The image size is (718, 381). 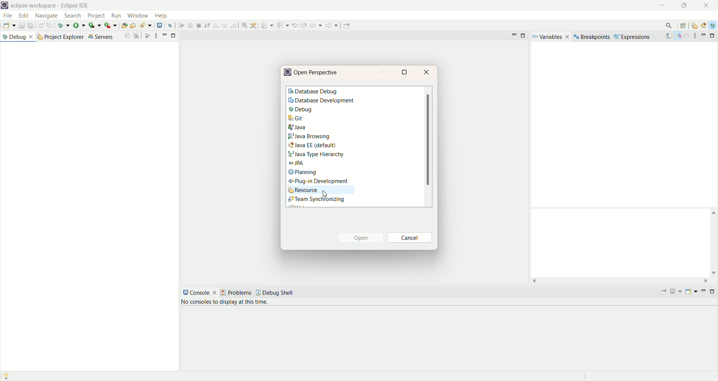 I want to click on save, so click(x=21, y=25).